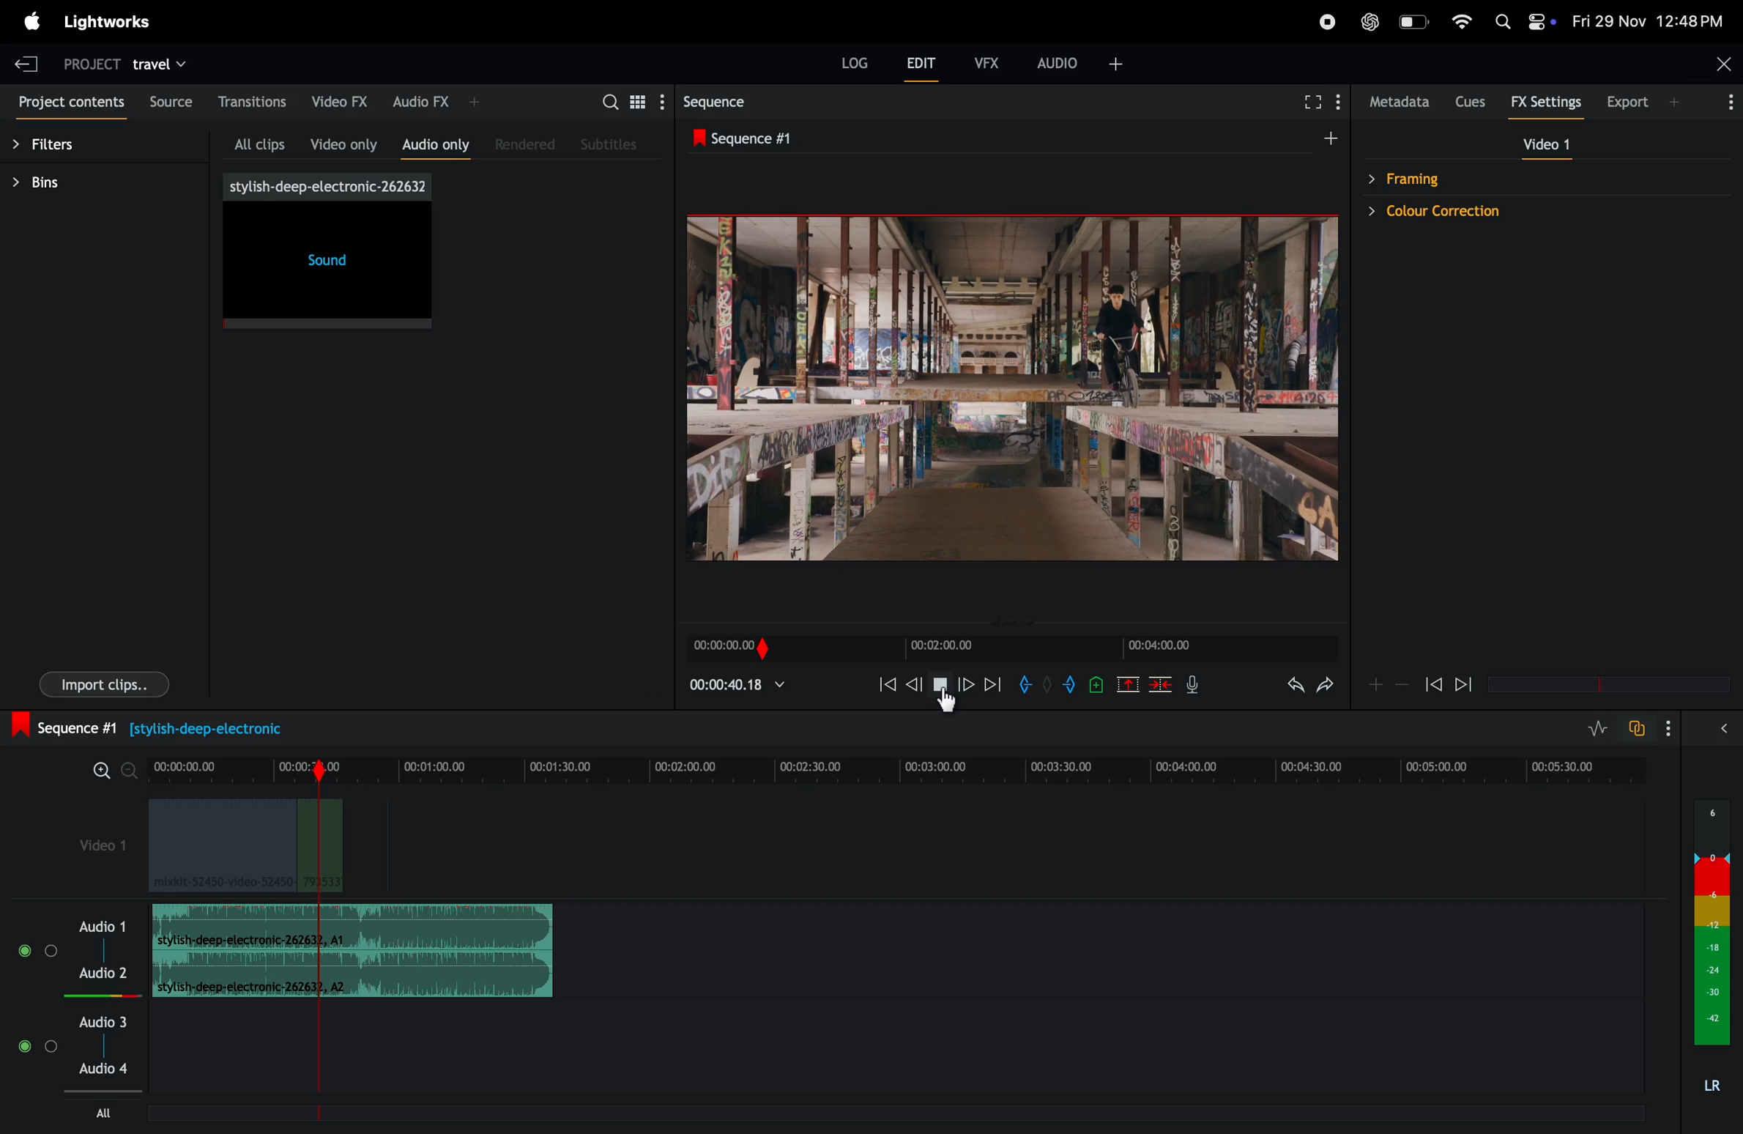 This screenshot has width=1743, height=1134. Describe the element at coordinates (1433, 681) in the screenshot. I see `previous frame` at that location.